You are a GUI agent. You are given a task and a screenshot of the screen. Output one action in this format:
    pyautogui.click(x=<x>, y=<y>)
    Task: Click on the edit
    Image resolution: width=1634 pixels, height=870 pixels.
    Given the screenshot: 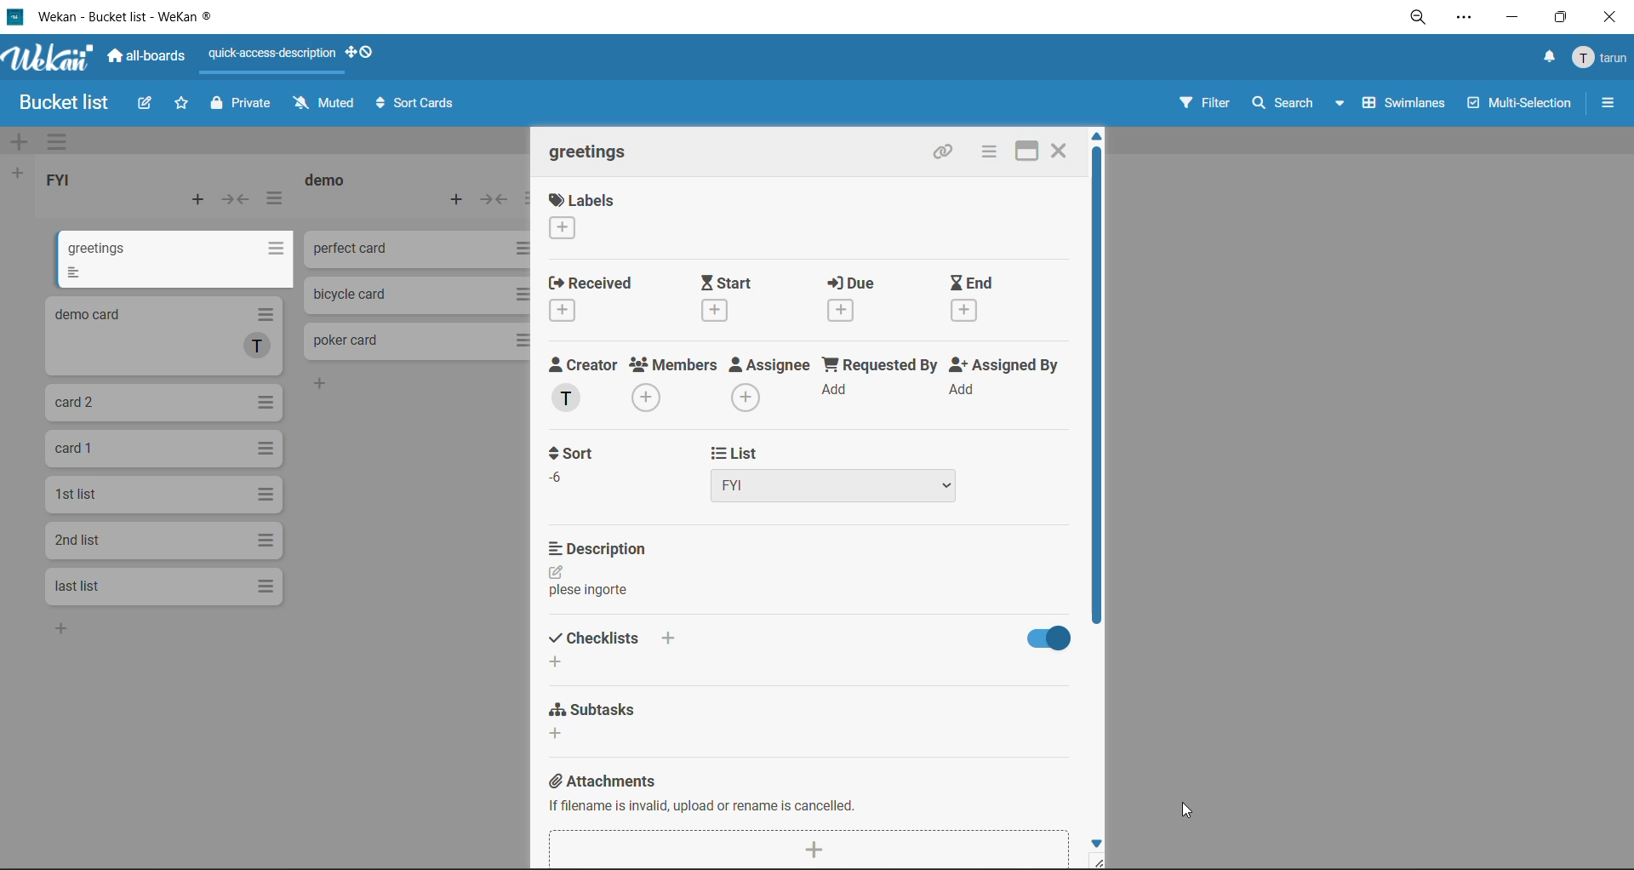 What is the action you would take?
    pyautogui.click(x=557, y=572)
    